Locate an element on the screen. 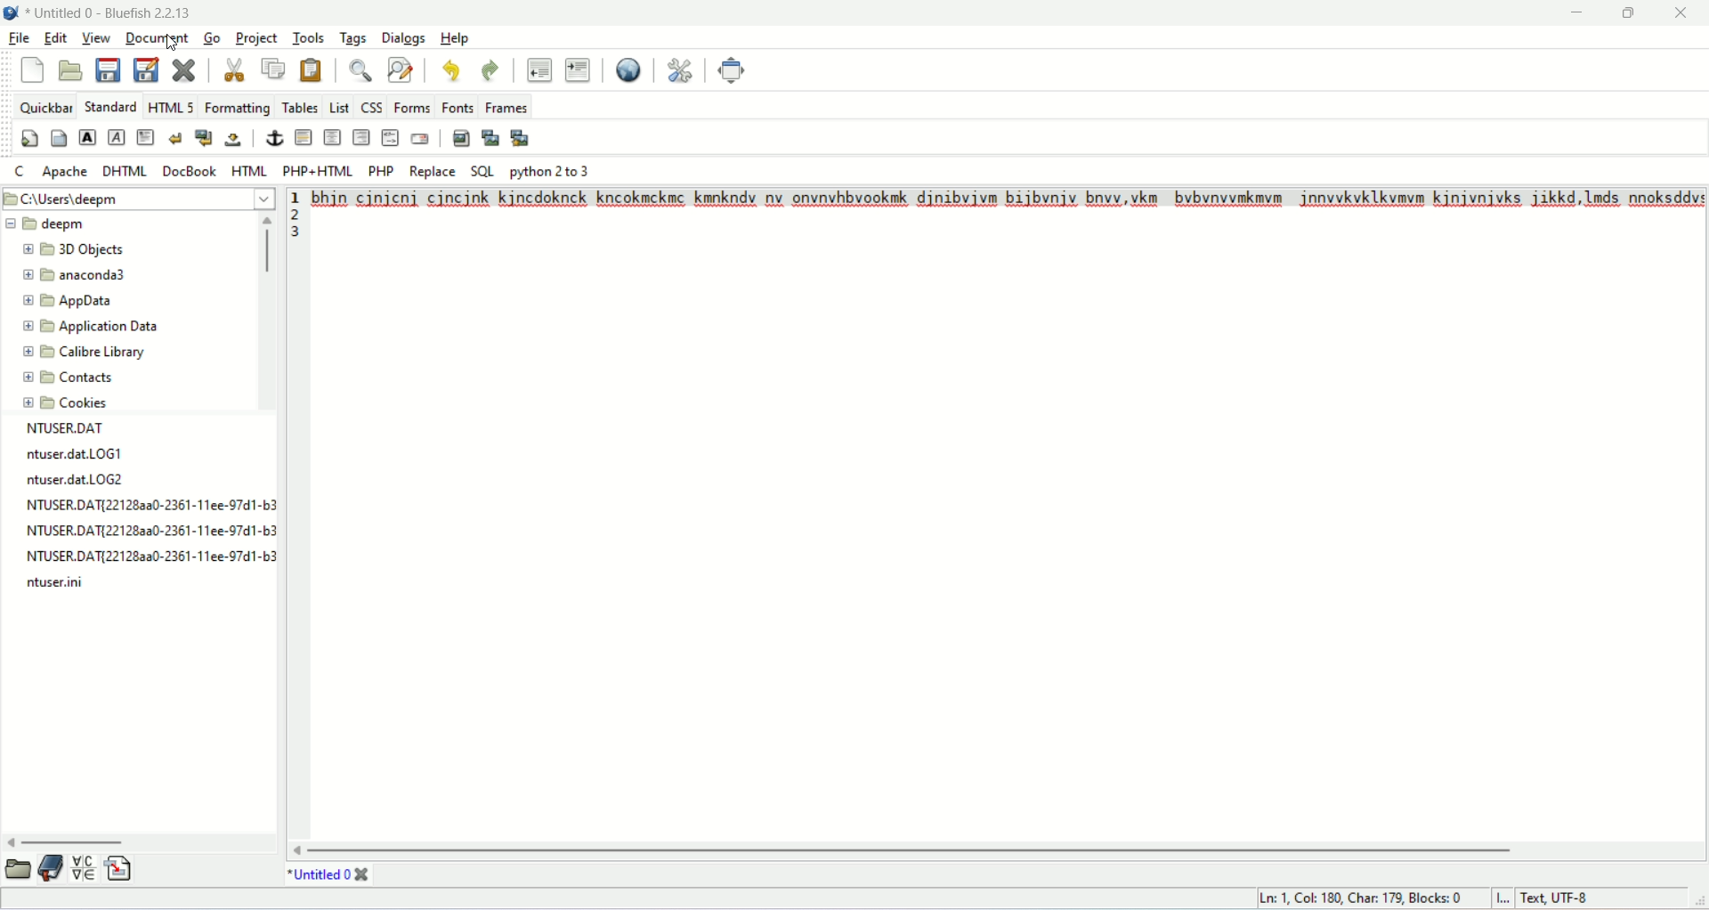 Image resolution: width=1709 pixels, height=910 pixels. save file as is located at coordinates (147, 70).